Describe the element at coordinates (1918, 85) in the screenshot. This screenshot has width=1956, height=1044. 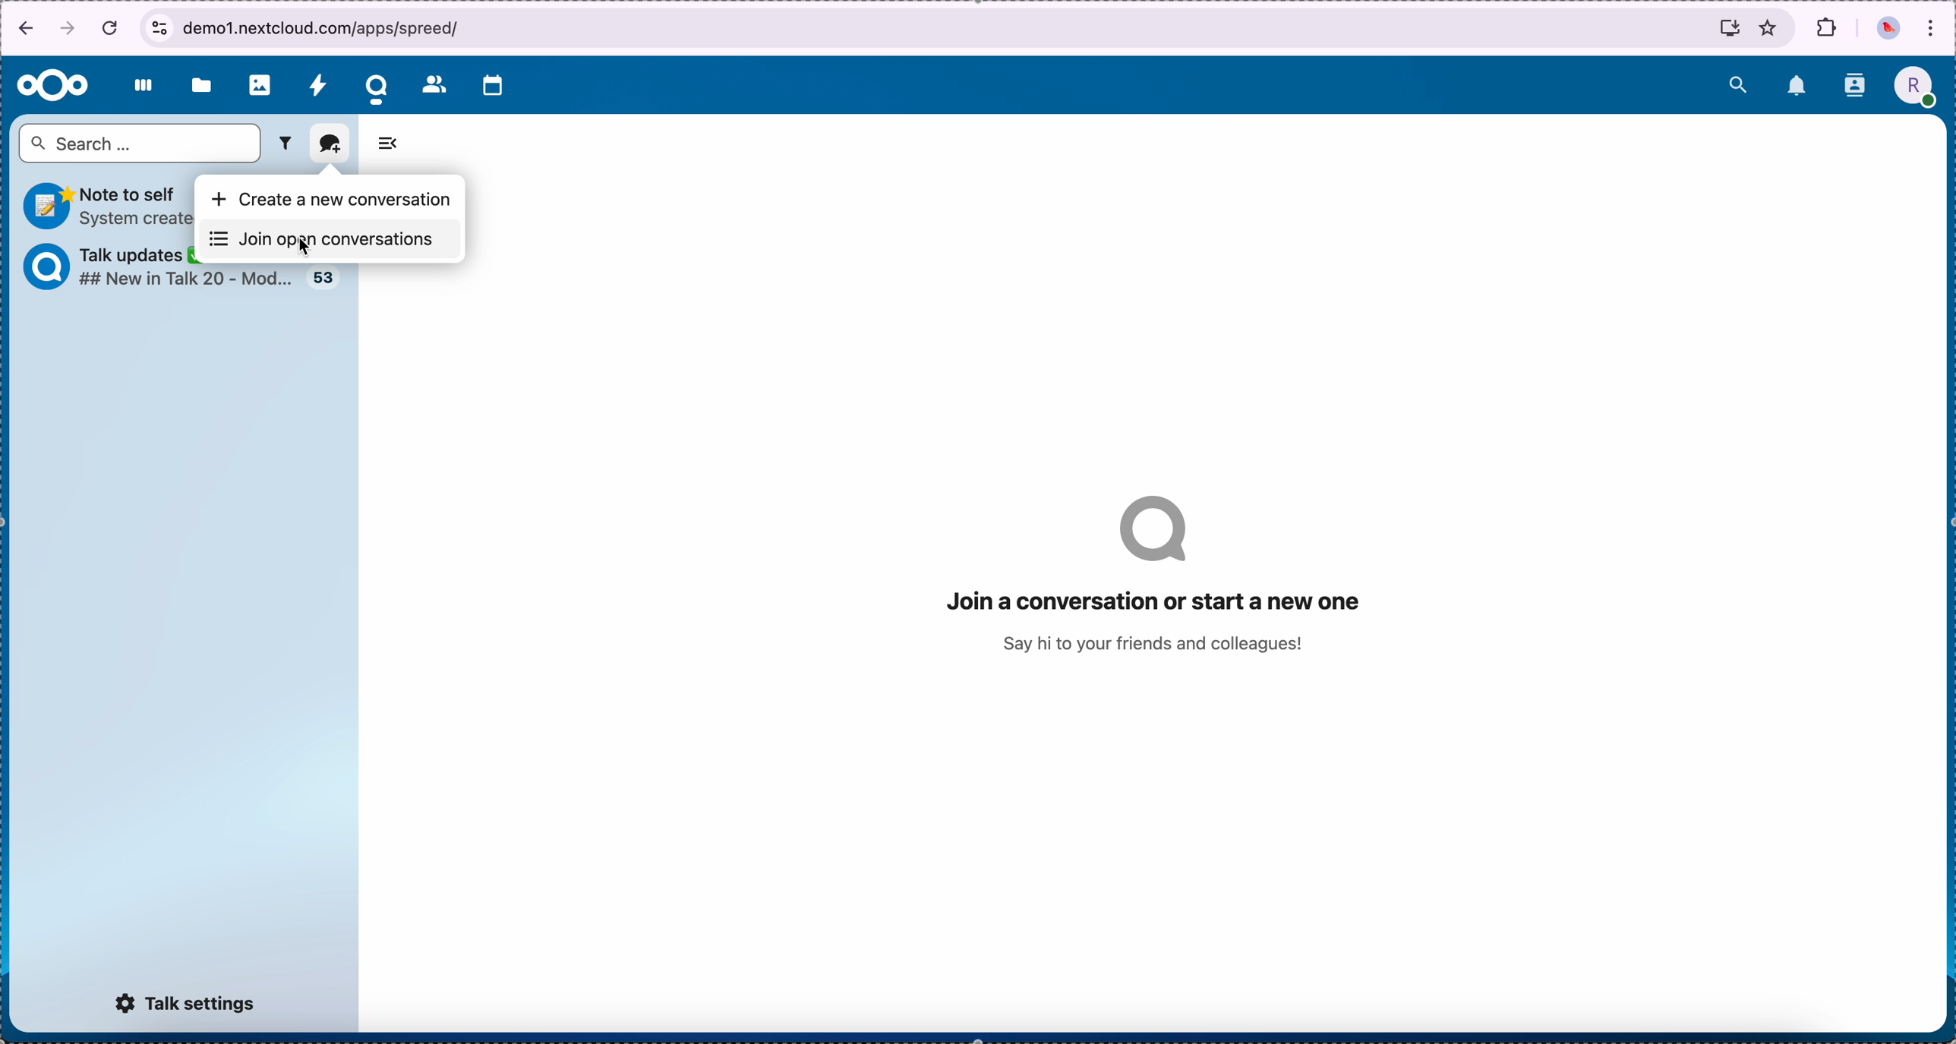
I see `profile picture` at that location.